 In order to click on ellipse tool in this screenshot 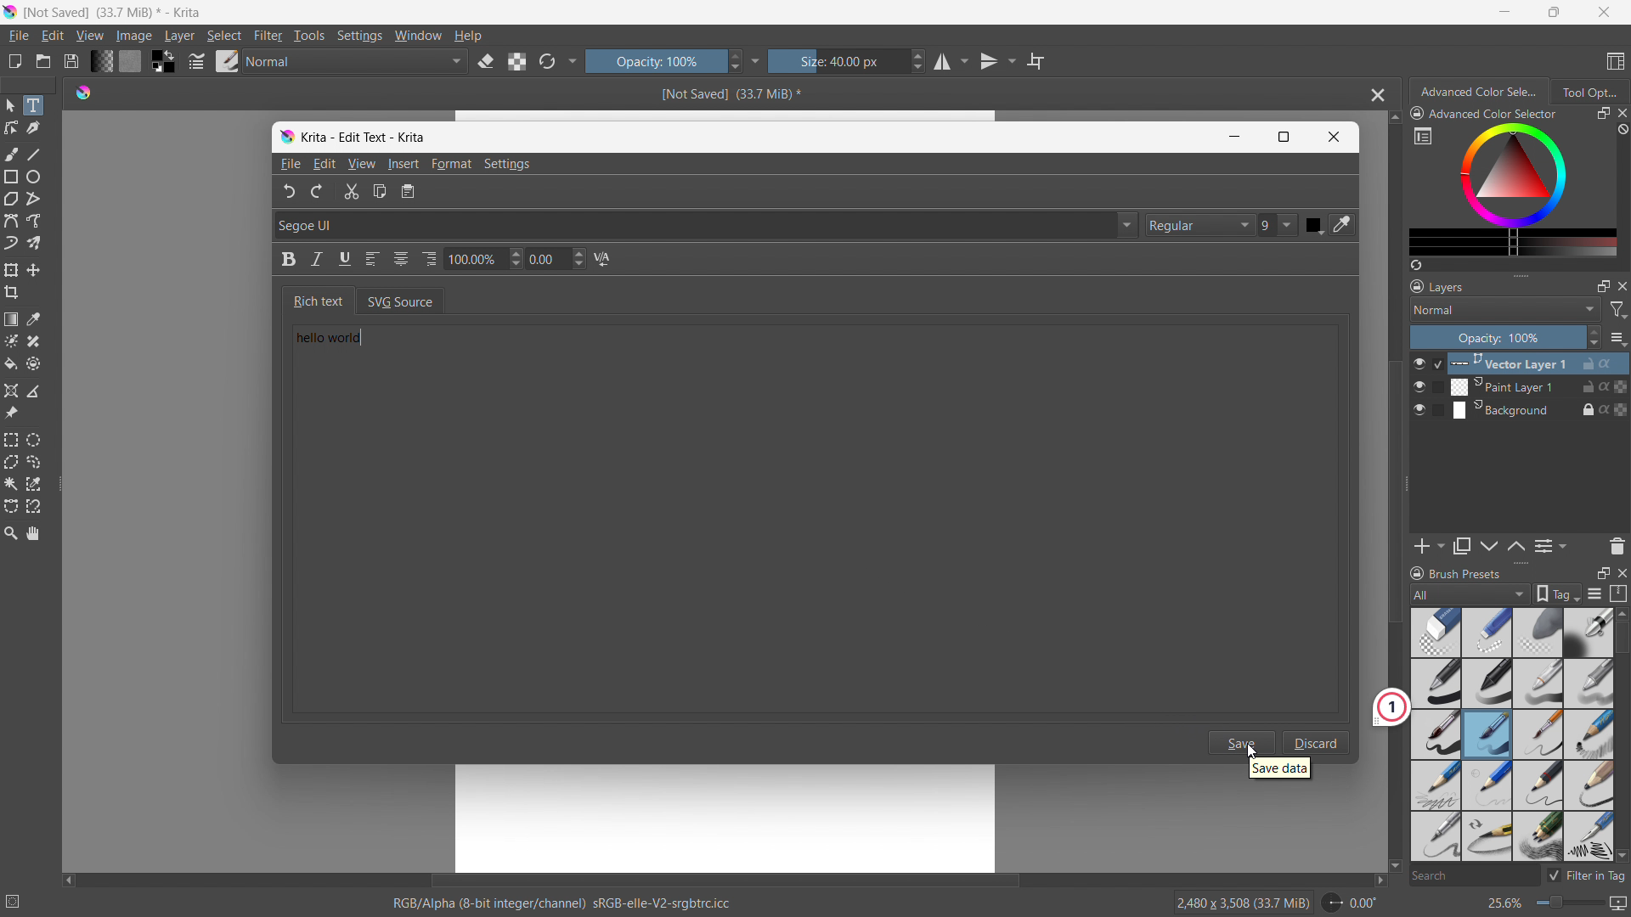, I will do `click(33, 177)`.